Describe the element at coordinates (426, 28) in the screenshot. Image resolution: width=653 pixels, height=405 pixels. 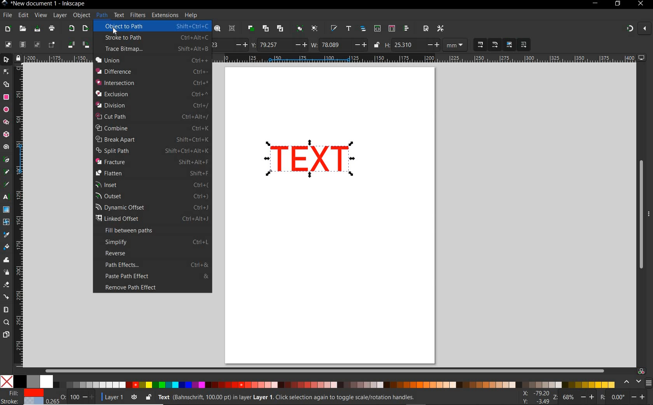
I see `OPEN DOCUMENT PROPERTIES` at that location.